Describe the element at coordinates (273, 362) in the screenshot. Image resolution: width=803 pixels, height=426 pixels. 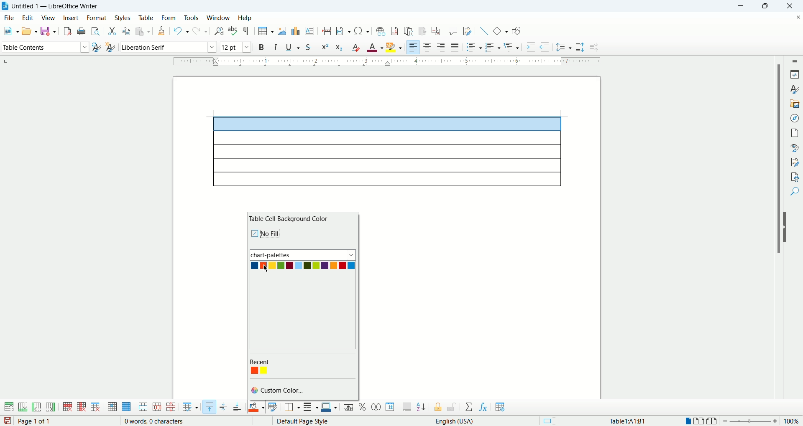
I see `color palette` at that location.